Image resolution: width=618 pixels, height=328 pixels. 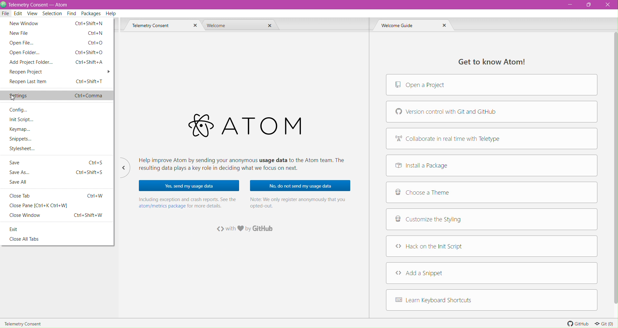 What do you see at coordinates (71, 14) in the screenshot?
I see `Find` at bounding box center [71, 14].